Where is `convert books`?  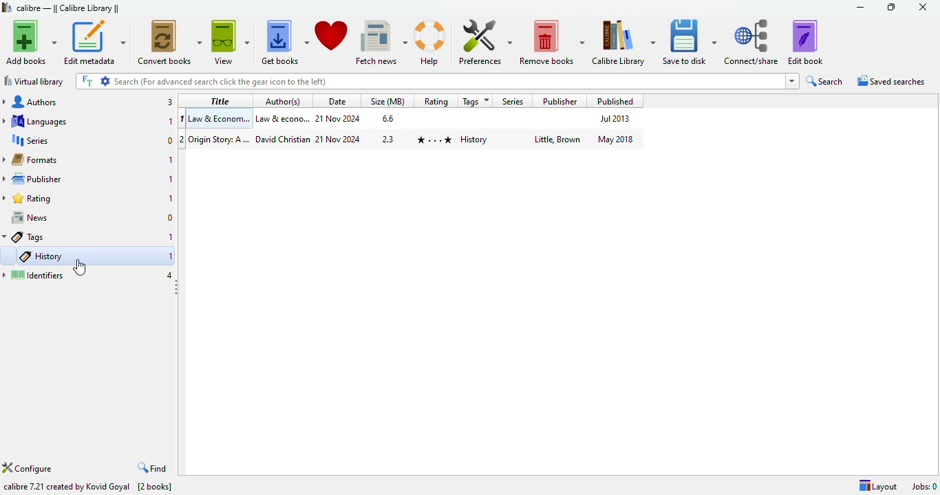
convert books is located at coordinates (169, 43).